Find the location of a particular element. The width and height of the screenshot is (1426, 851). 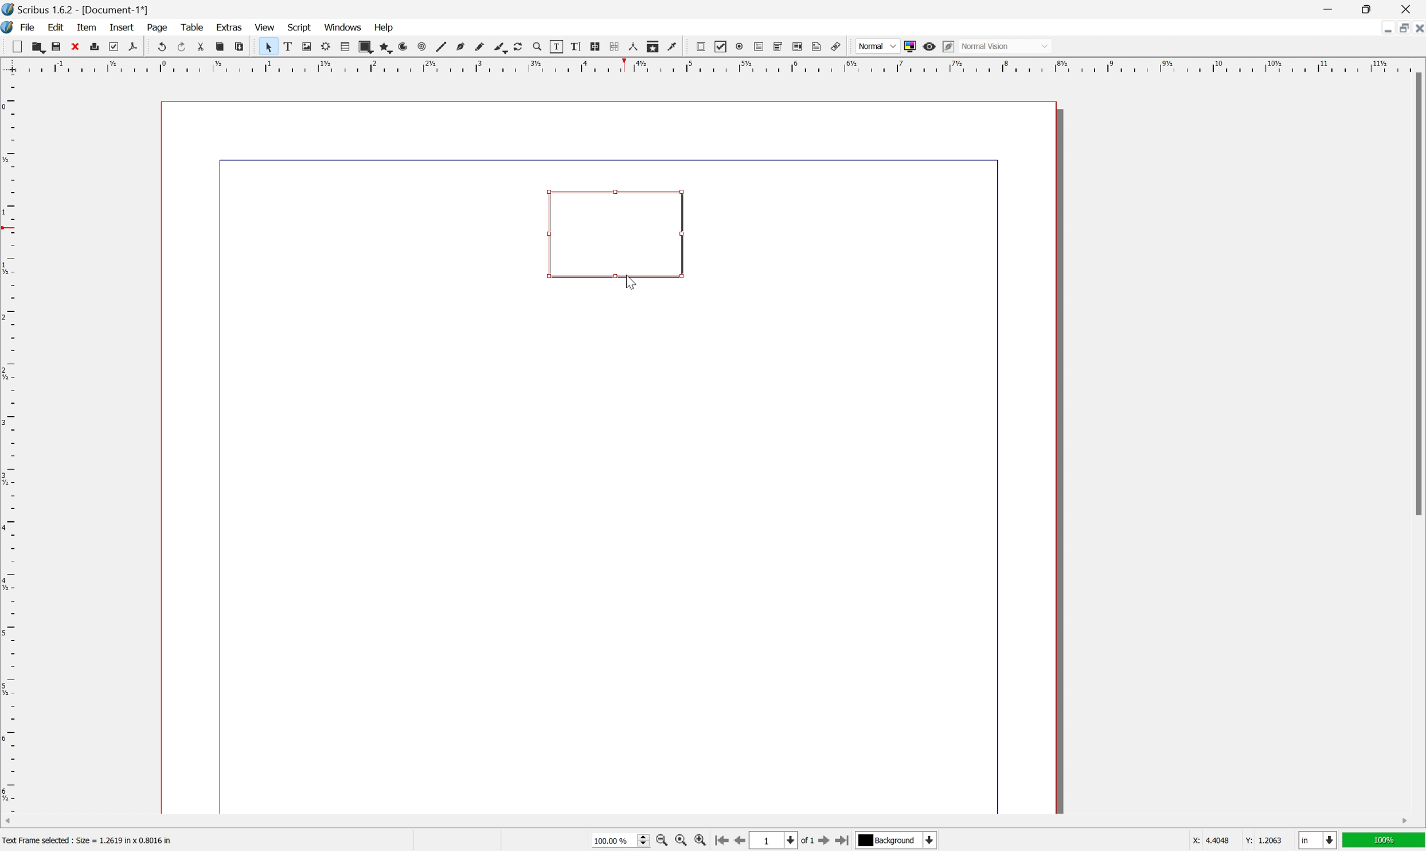

normal is located at coordinates (877, 45).